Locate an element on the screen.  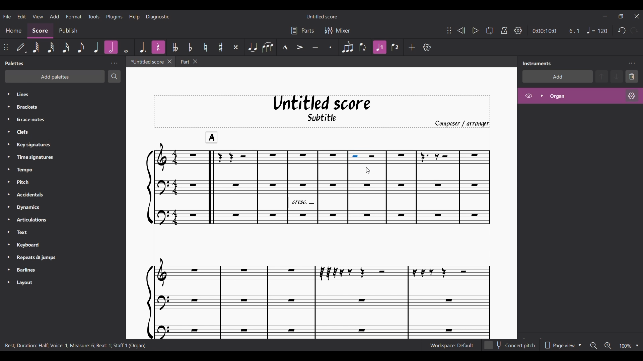
Whole note is located at coordinates (126, 47).